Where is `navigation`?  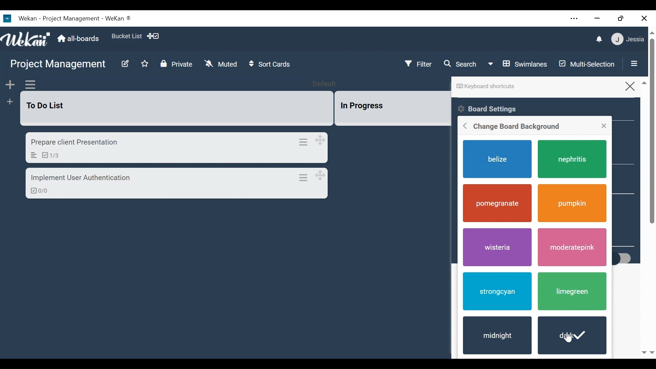
navigation is located at coordinates (647, 352).